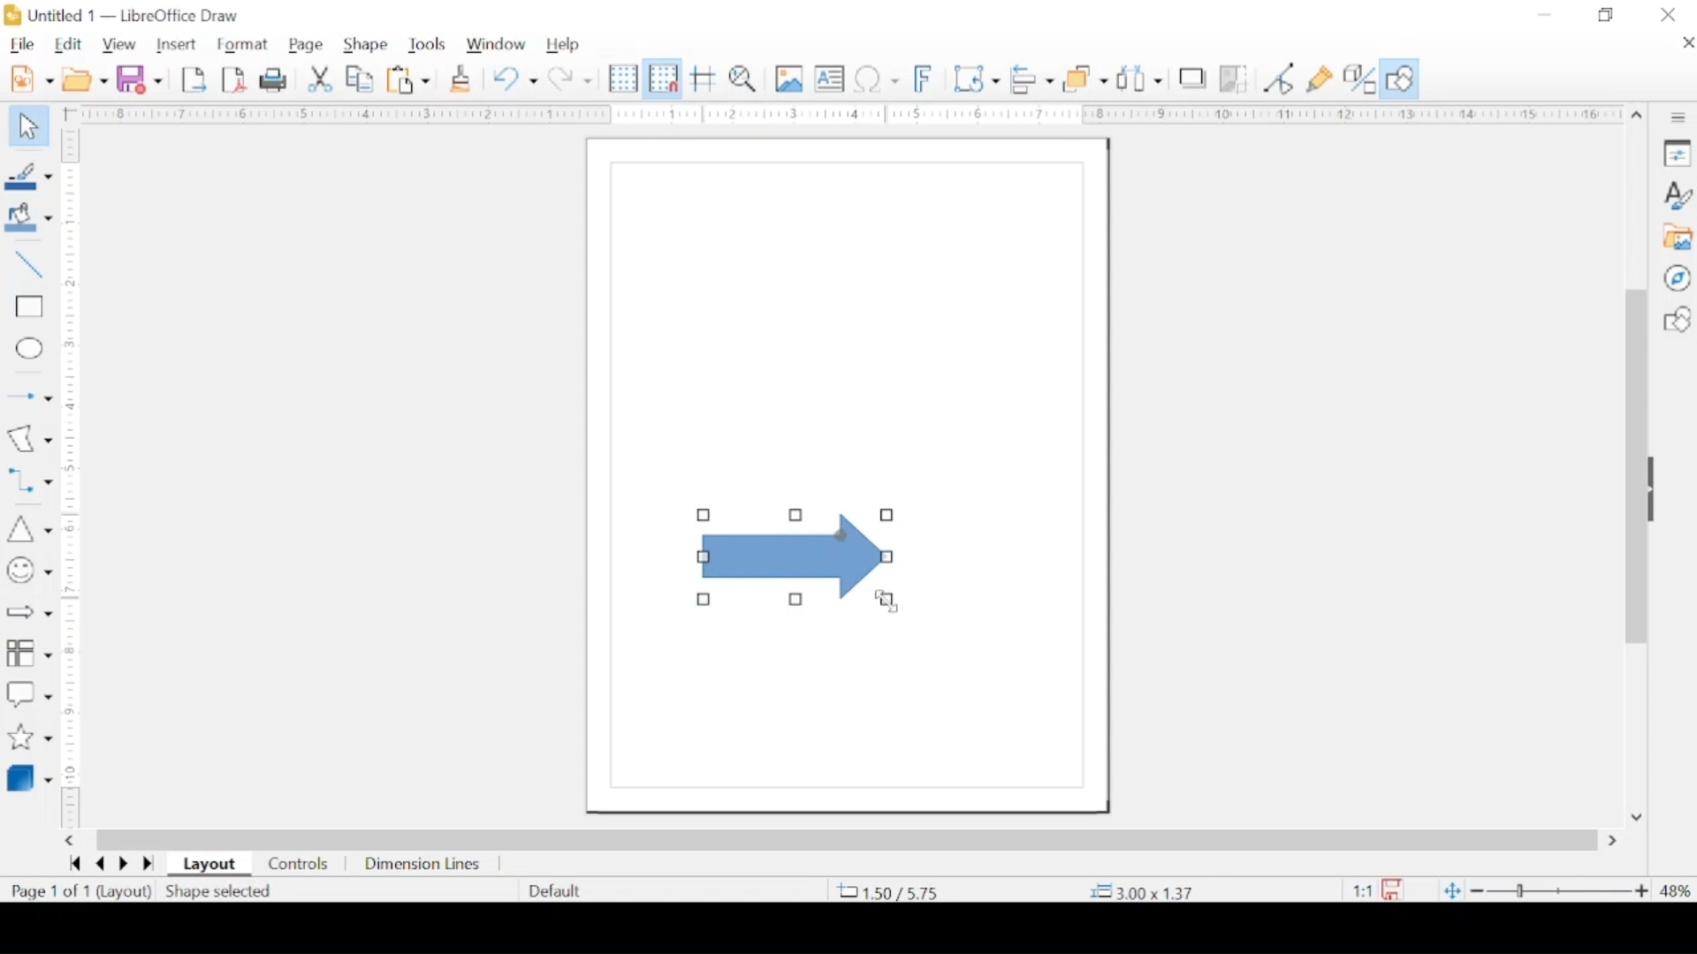 Image resolution: width=1697 pixels, height=954 pixels. Describe the element at coordinates (848, 840) in the screenshot. I see `scroll box` at that location.